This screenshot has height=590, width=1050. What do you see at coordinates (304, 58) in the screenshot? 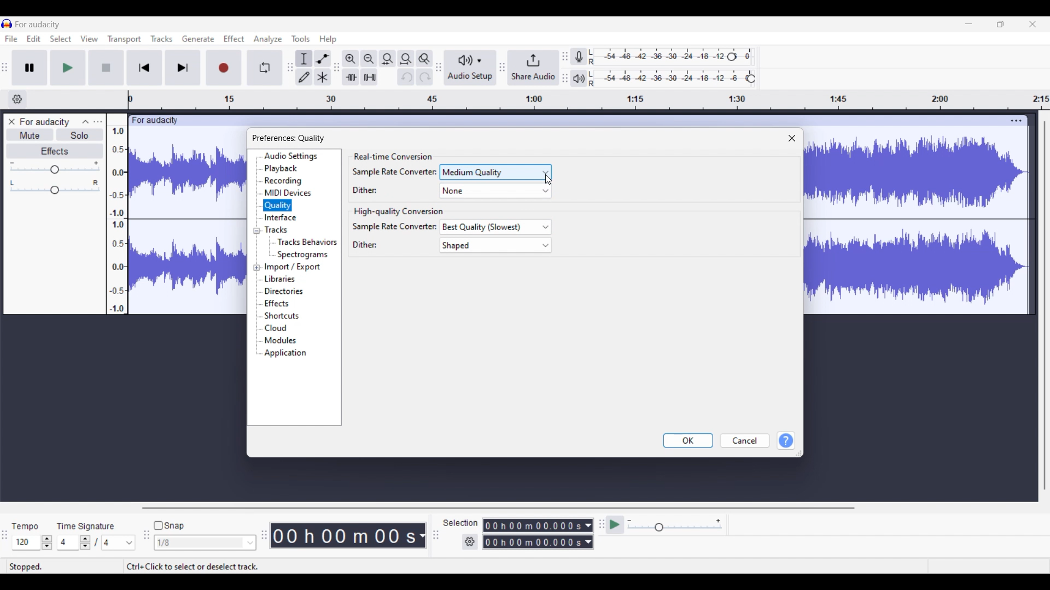
I see `Selection tool` at bounding box center [304, 58].